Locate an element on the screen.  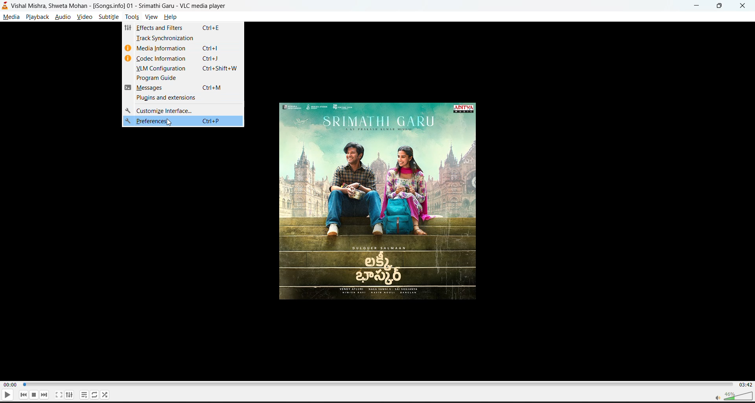
settings is located at coordinates (68, 395).